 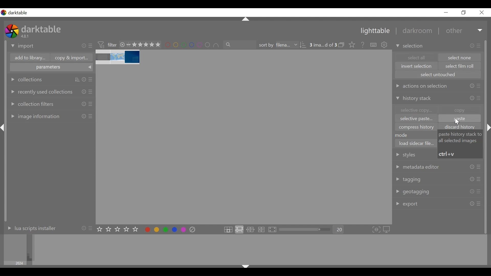 I want to click on info, so click(x=472, y=46).